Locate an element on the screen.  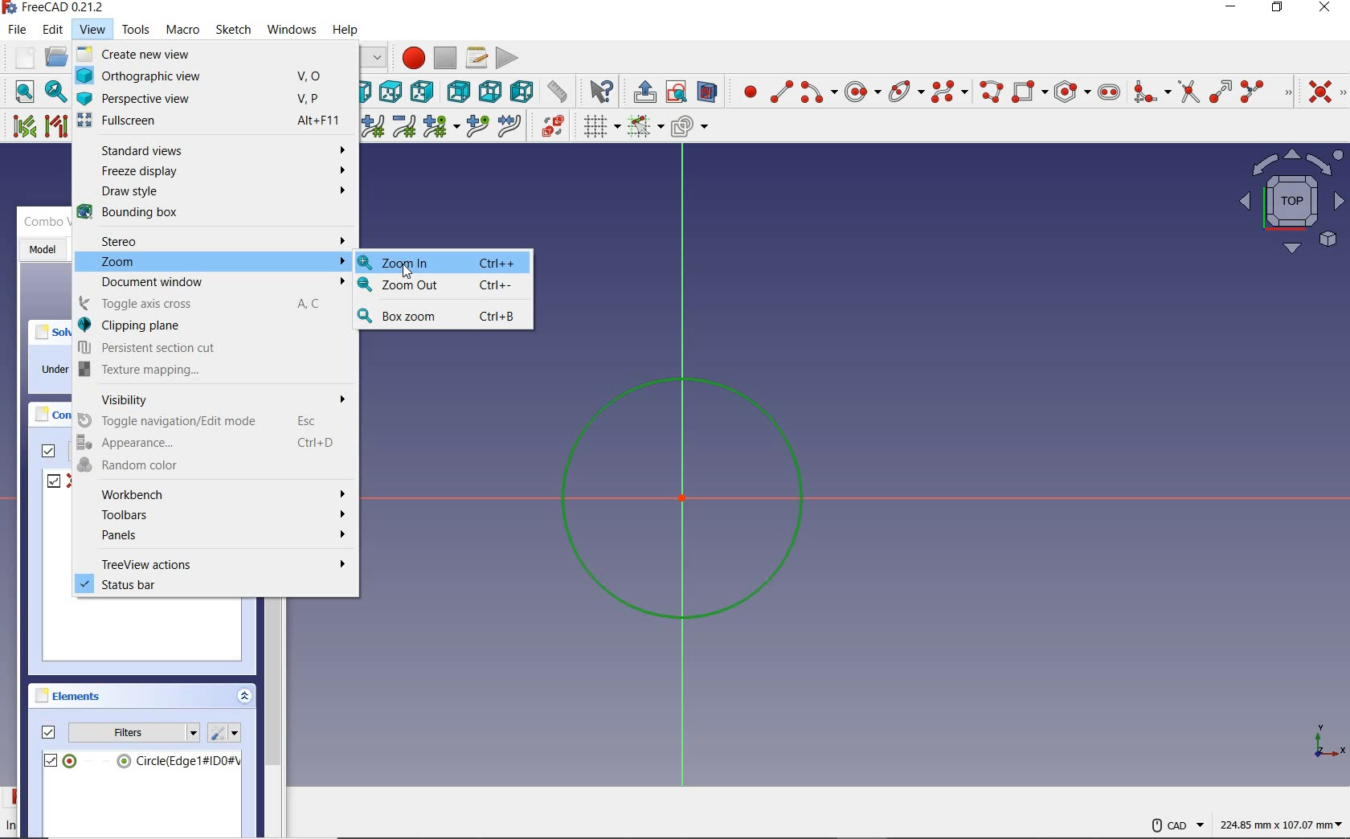
edit is located at coordinates (53, 30).